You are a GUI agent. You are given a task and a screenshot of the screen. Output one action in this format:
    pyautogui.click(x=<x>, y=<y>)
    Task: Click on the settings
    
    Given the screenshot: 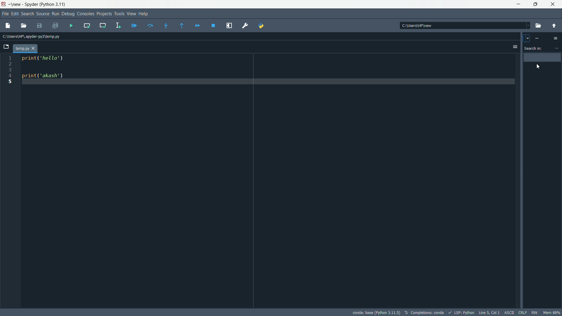 What is the action you would take?
    pyautogui.click(x=556, y=48)
    